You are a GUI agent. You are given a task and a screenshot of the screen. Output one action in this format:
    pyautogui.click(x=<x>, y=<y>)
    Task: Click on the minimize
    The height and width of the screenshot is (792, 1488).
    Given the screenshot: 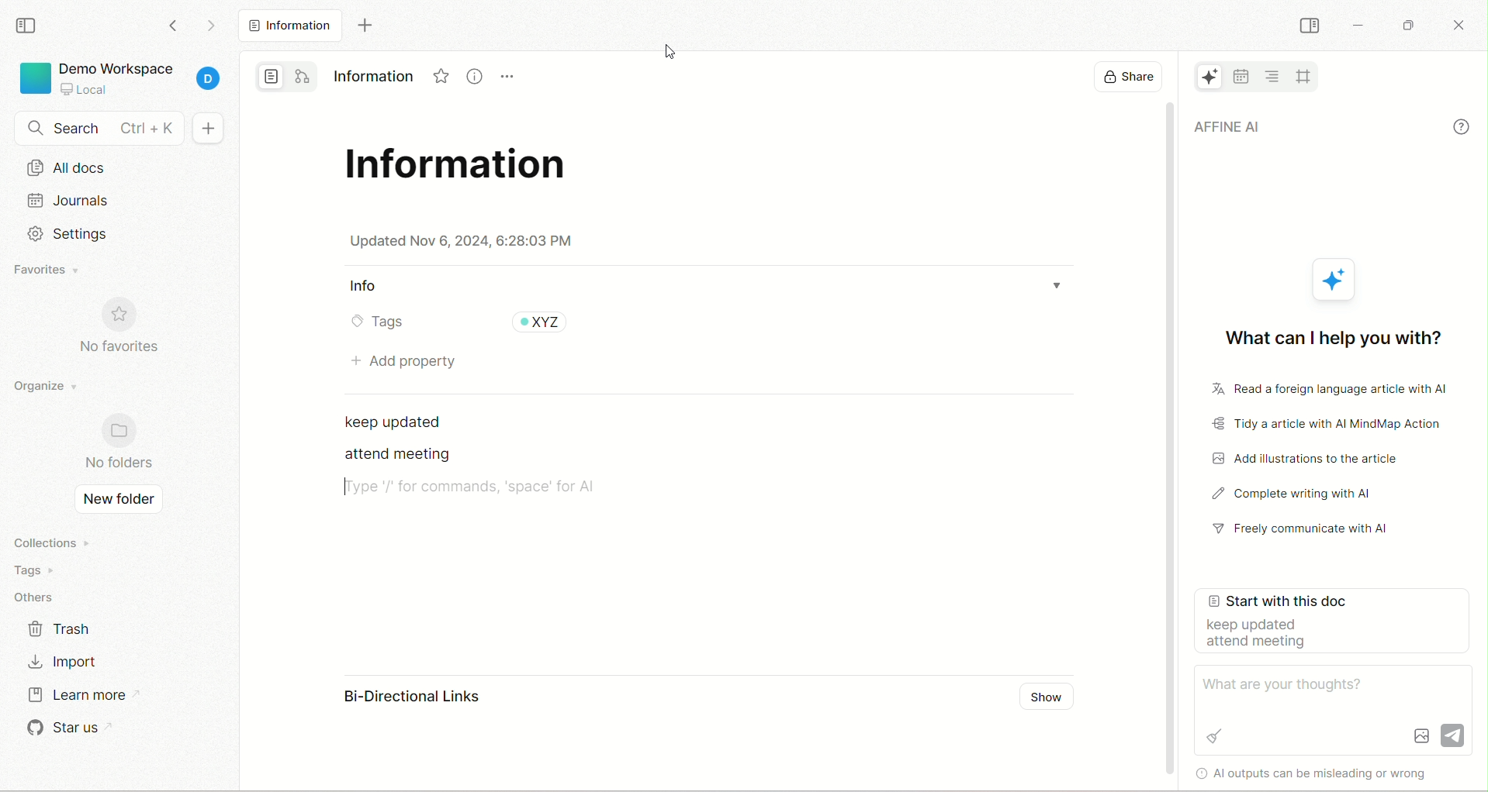 What is the action you would take?
    pyautogui.click(x=1358, y=26)
    